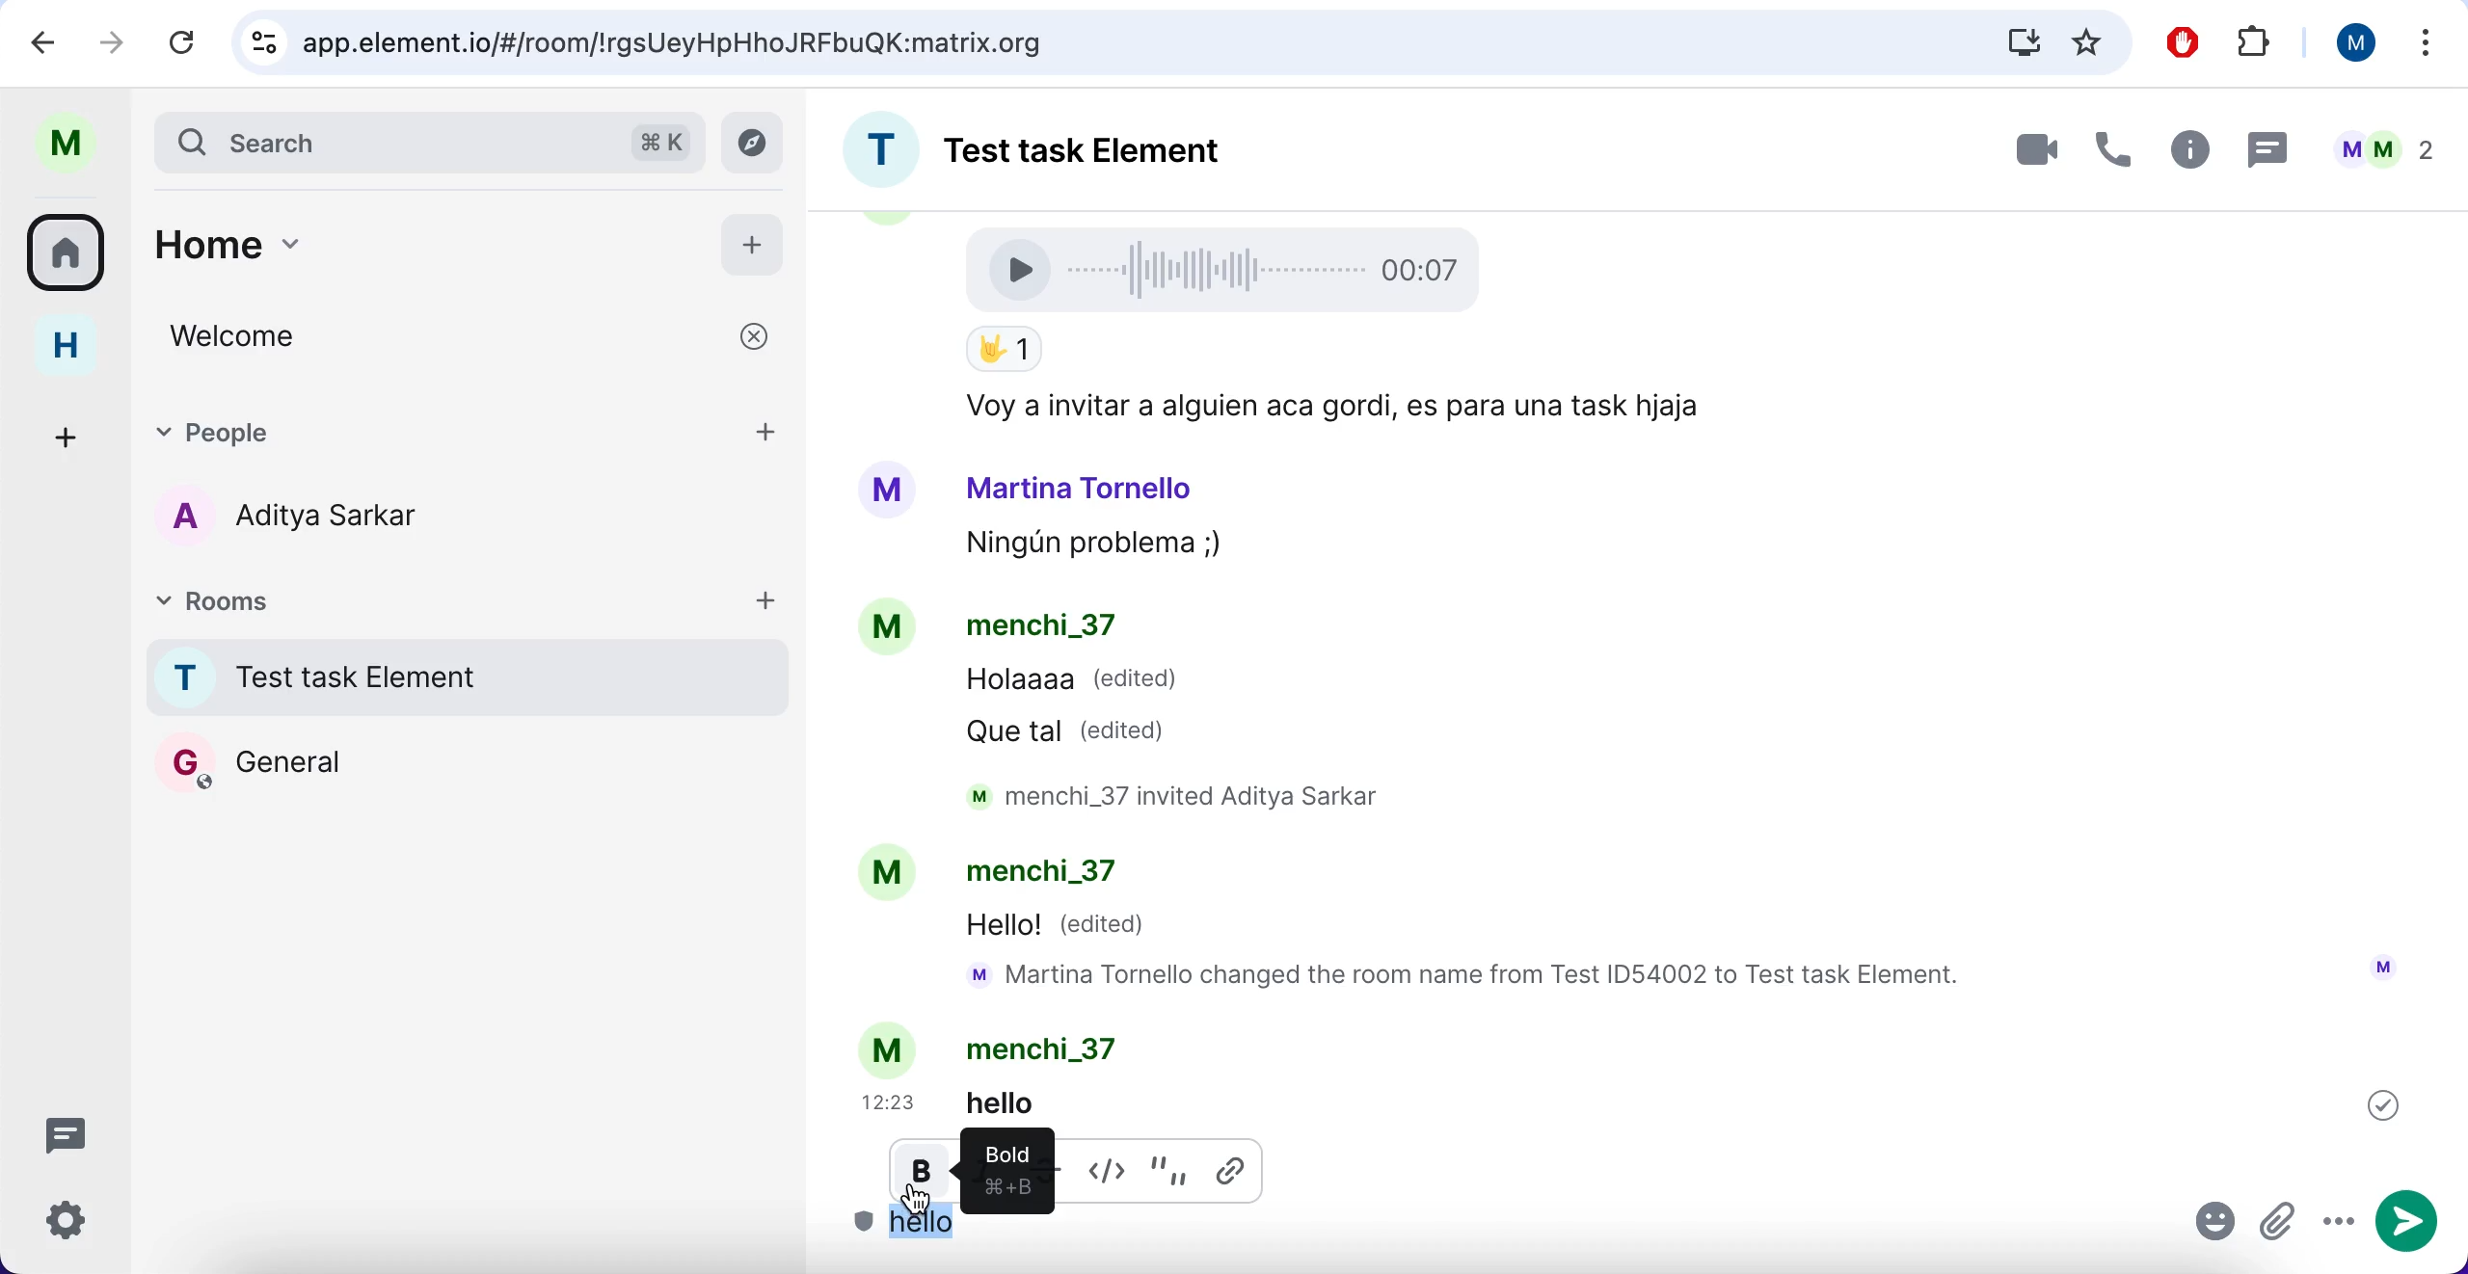 The height and width of the screenshot is (1274, 2468). What do you see at coordinates (1113, 1167) in the screenshot?
I see `codeblock` at bounding box center [1113, 1167].